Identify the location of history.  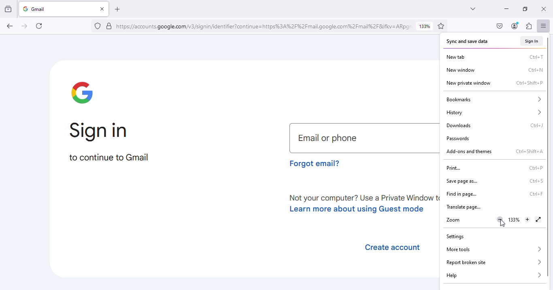
(493, 113).